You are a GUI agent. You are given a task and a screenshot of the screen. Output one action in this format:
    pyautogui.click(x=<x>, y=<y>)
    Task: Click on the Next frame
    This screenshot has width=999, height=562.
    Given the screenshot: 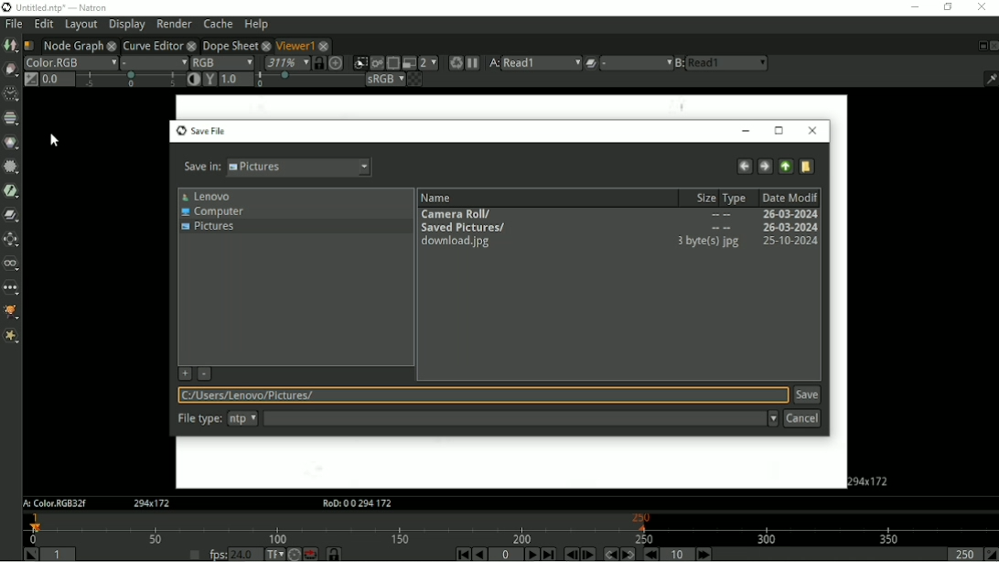 What is the action you would take?
    pyautogui.click(x=588, y=555)
    